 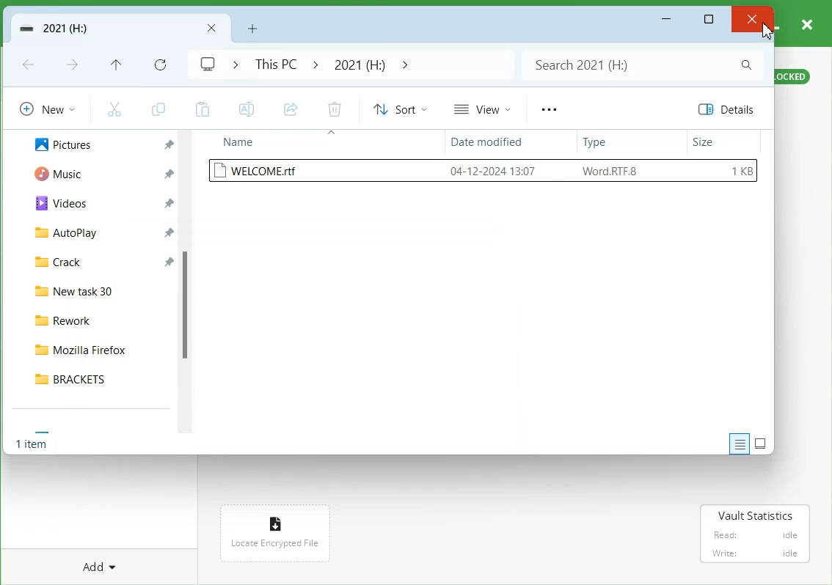 What do you see at coordinates (213, 29) in the screenshot?
I see `Close Folder` at bounding box center [213, 29].